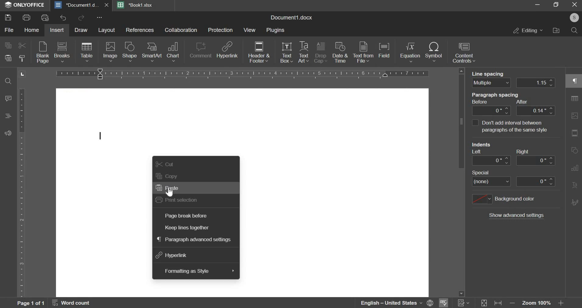  What do you see at coordinates (9, 98) in the screenshot?
I see `comment` at bounding box center [9, 98].